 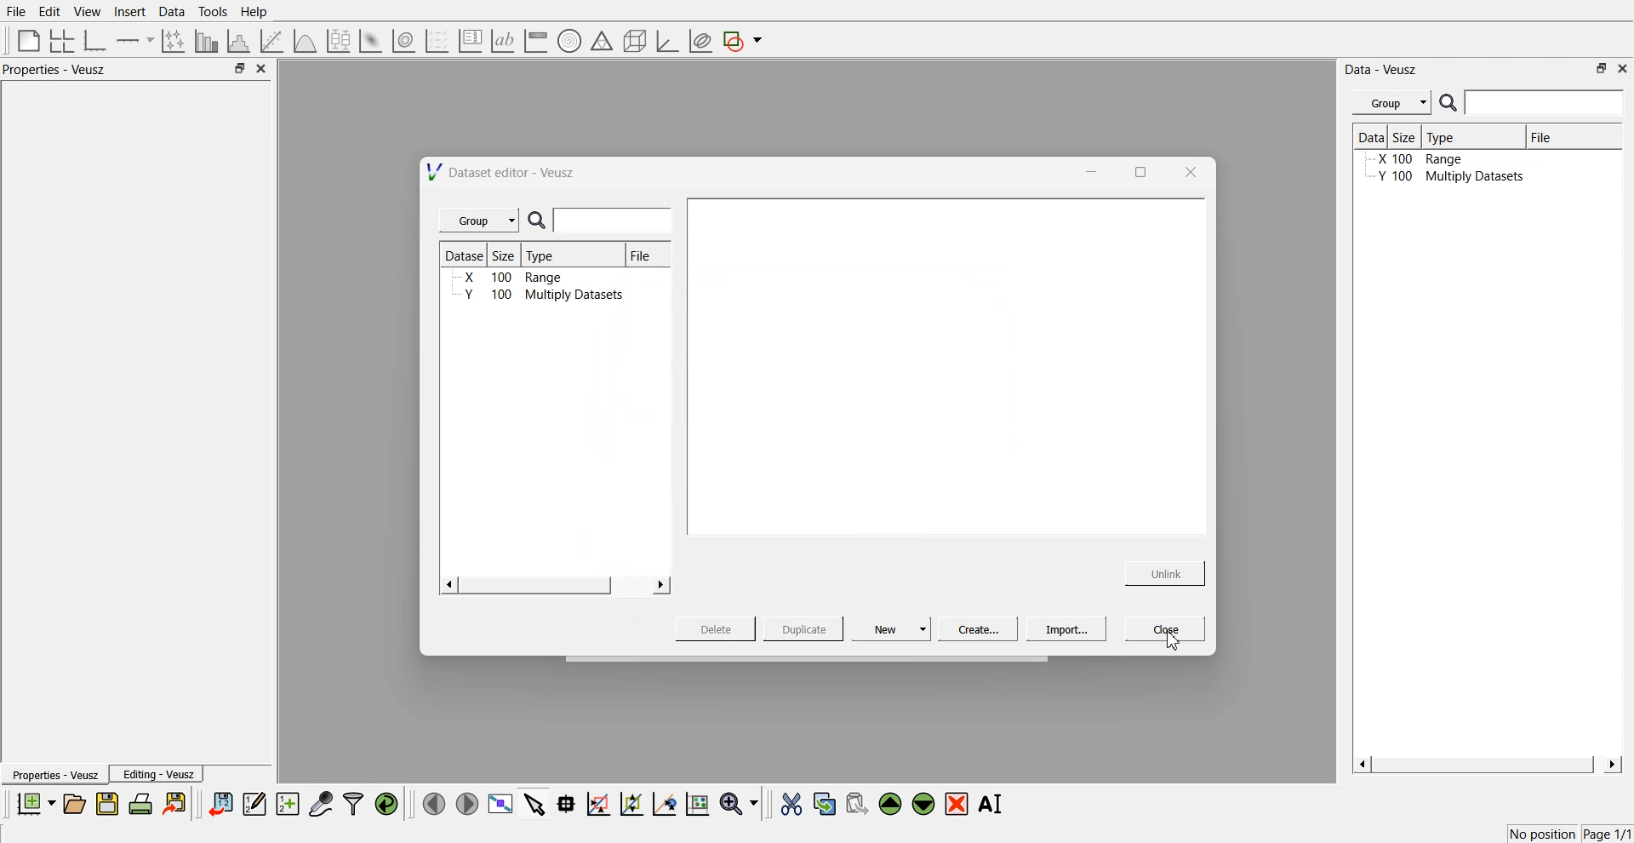 I want to click on minimise, so click(x=1087, y=170).